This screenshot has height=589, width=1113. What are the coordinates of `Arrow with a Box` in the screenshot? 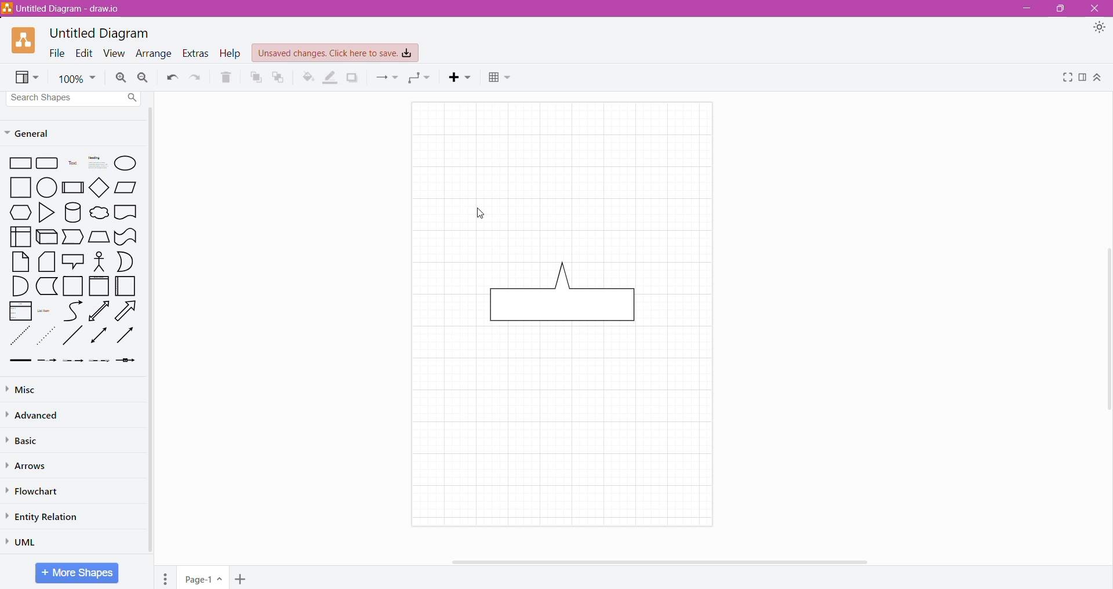 It's located at (126, 361).